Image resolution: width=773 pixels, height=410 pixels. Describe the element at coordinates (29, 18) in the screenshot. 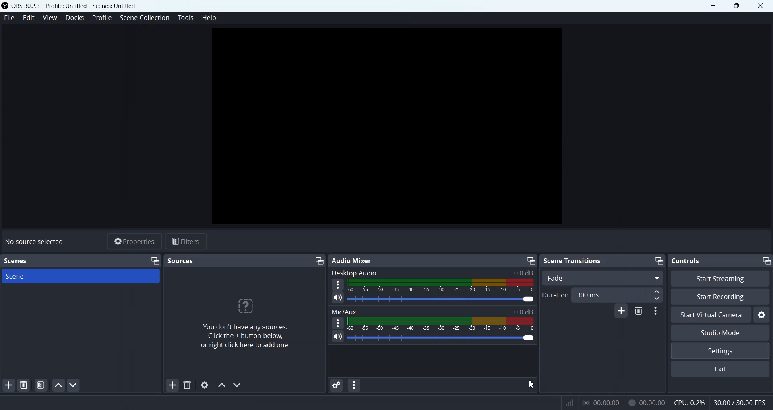

I see `Edit` at that location.